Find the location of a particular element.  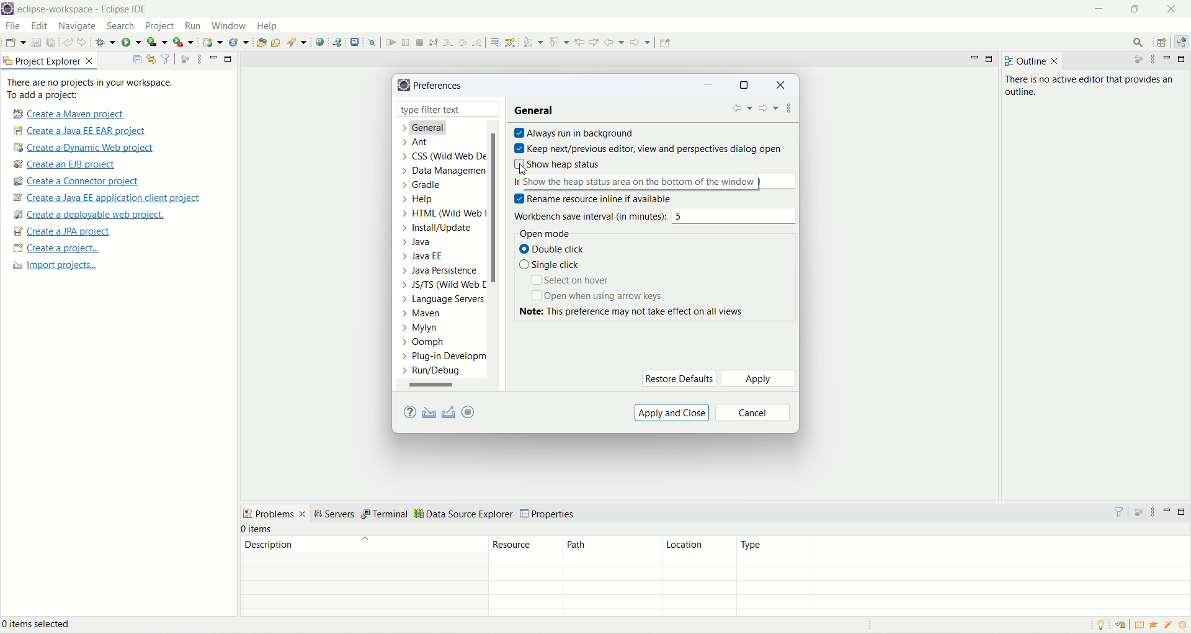

pin editor is located at coordinates (665, 43).